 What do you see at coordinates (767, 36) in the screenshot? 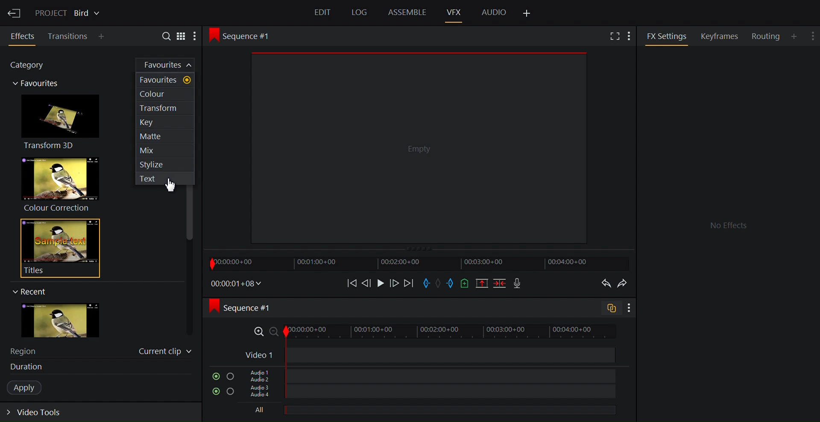
I see `Routing` at bounding box center [767, 36].